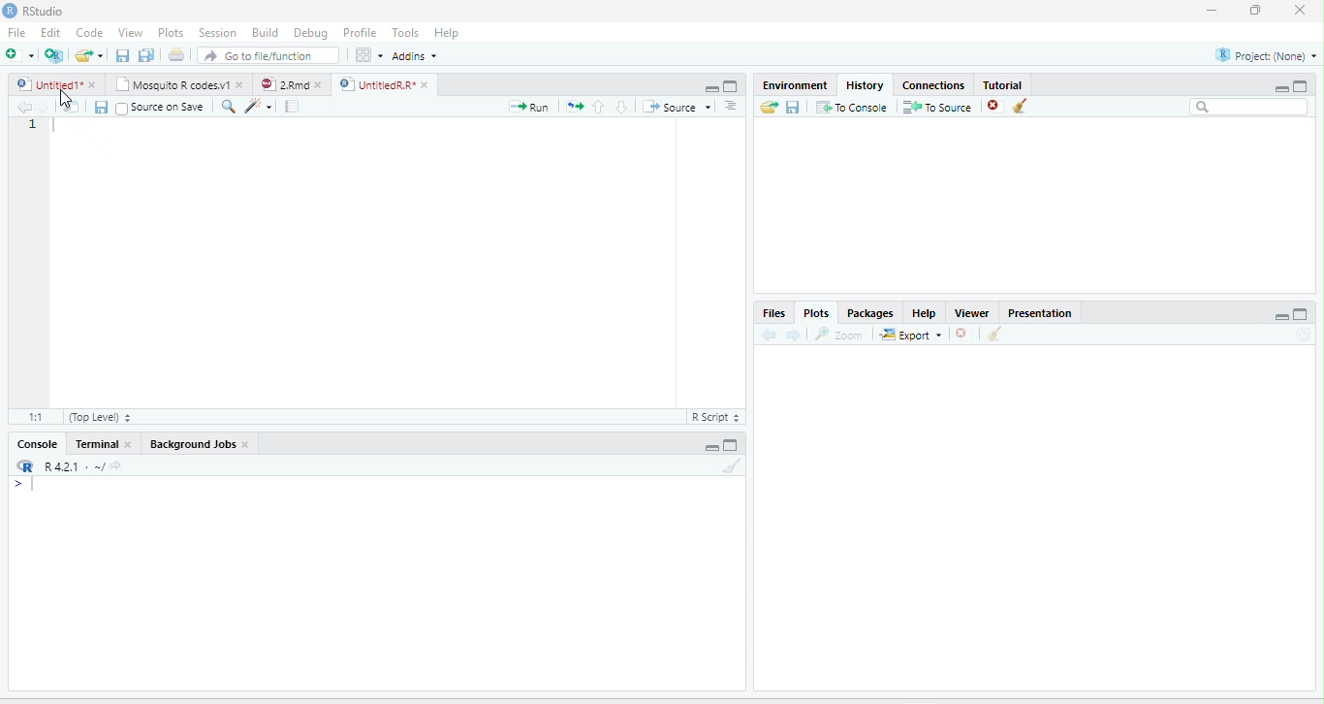 The height and width of the screenshot is (704, 1324). I want to click on To Console, so click(851, 107).